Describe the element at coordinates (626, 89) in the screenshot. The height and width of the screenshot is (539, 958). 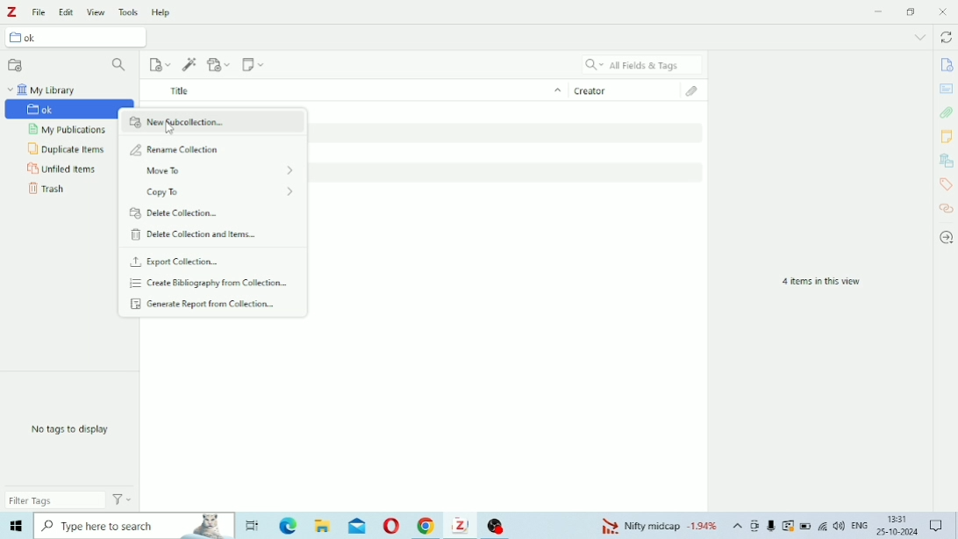
I see `Creator` at that location.